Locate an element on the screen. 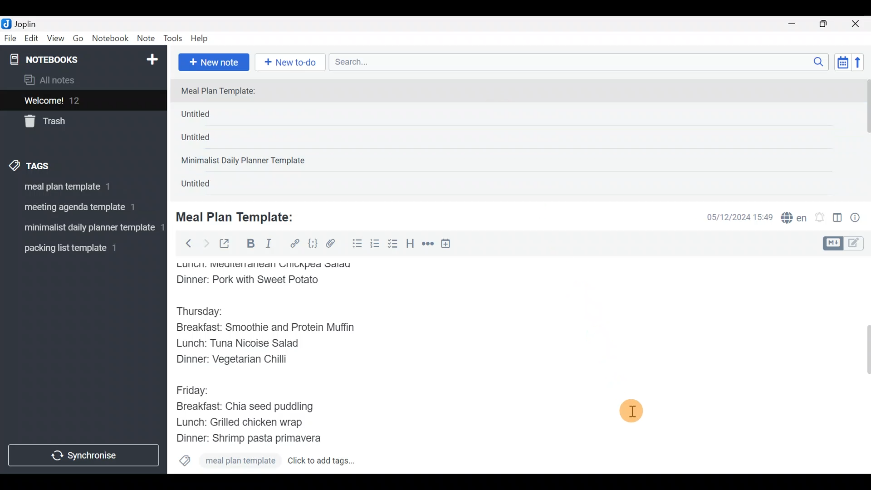 The height and width of the screenshot is (490, 871). Dinner: Vegetarian Chilli is located at coordinates (240, 361).